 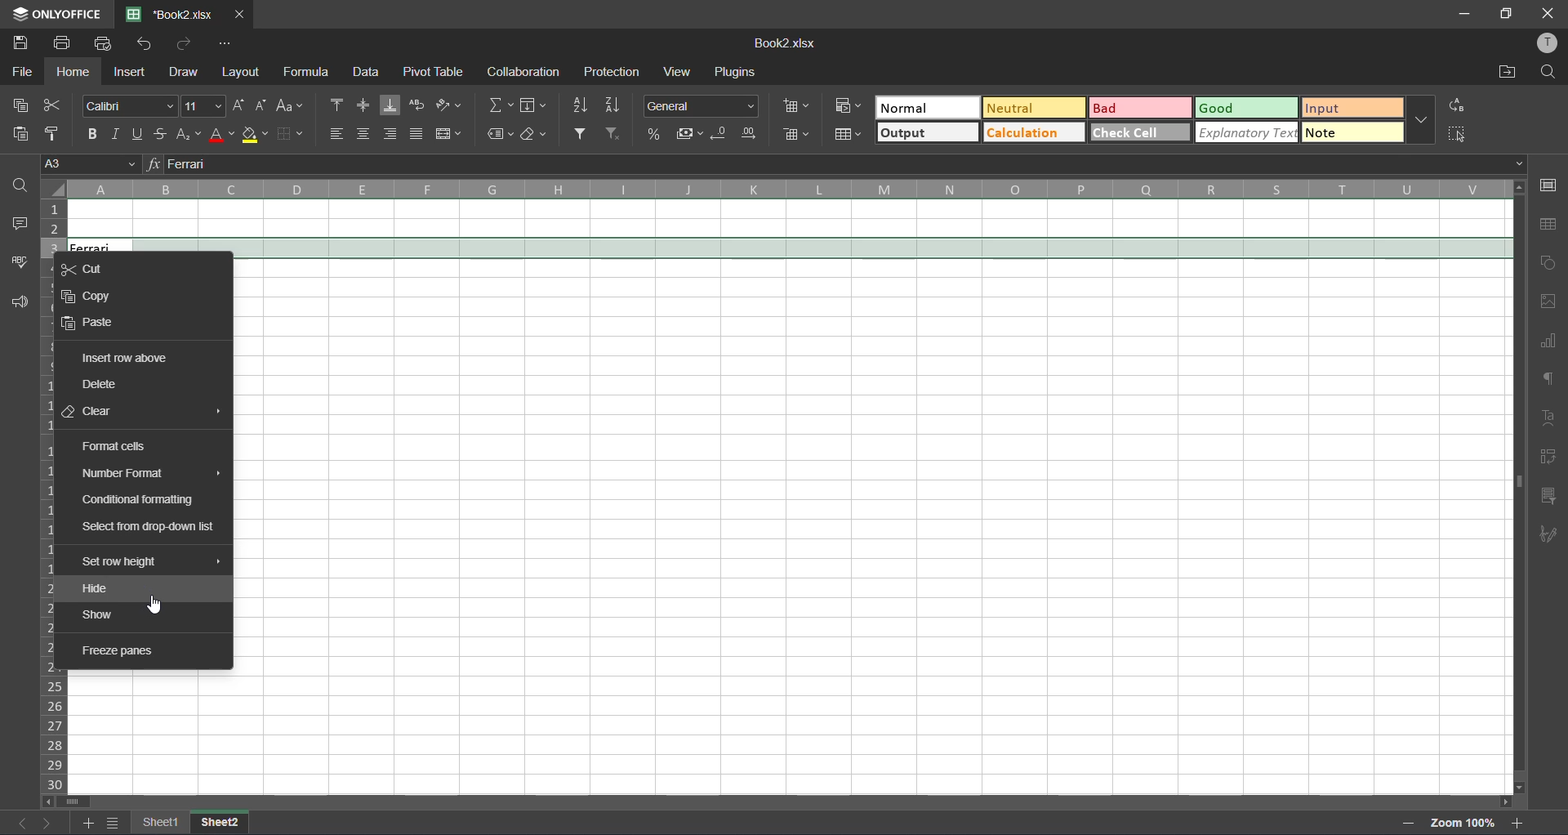 I want to click on copy, so click(x=92, y=297).